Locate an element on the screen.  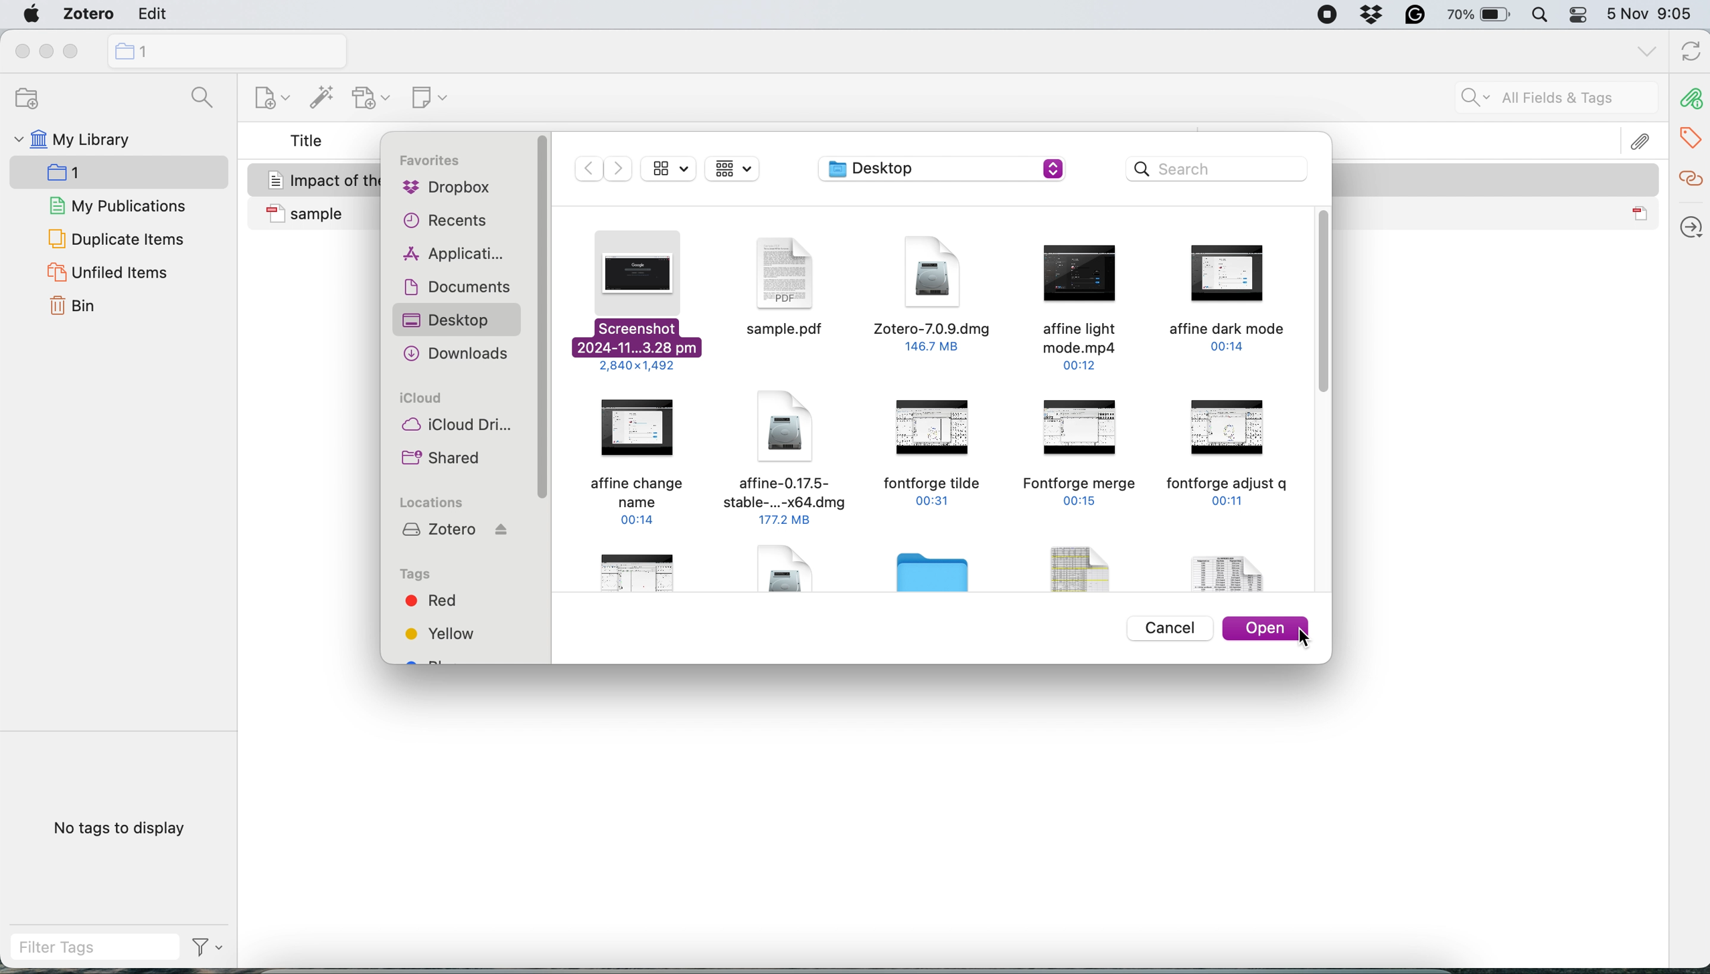
Impact of the Information Technology on the Accounting System  Jasim and Raewf is located at coordinates (1497, 179).